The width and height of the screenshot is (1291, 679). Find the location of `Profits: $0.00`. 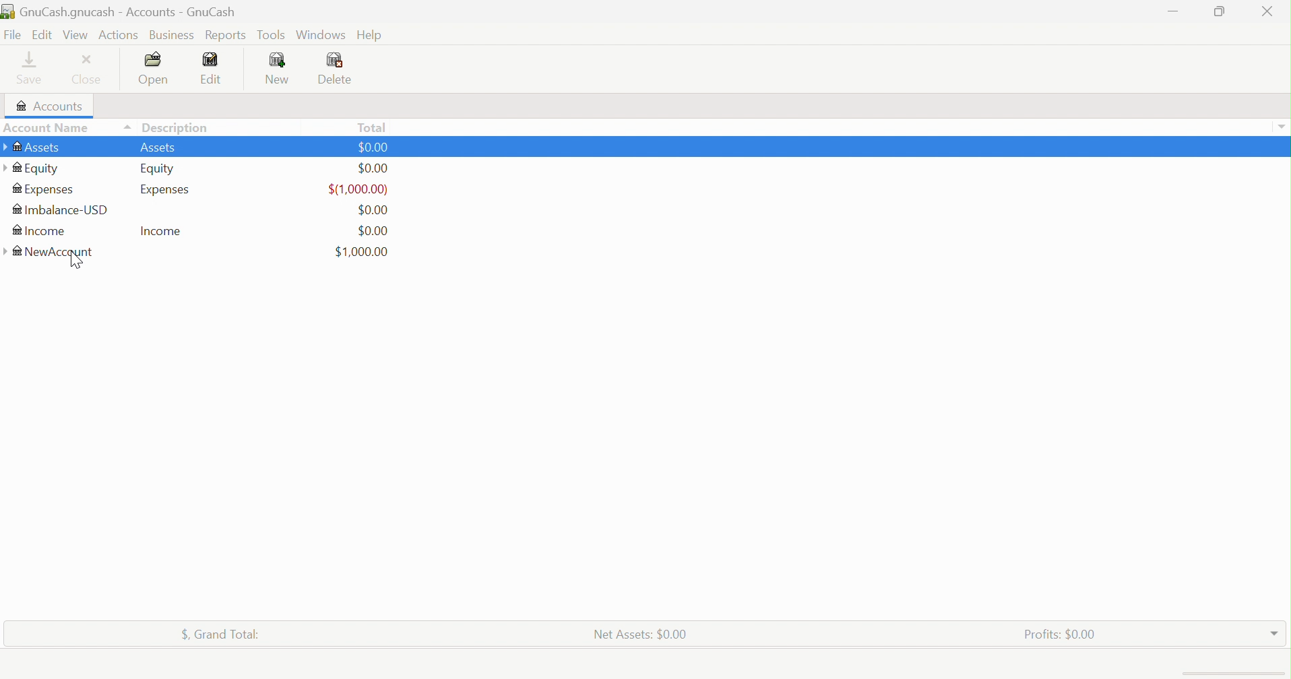

Profits: $0.00 is located at coordinates (1061, 634).